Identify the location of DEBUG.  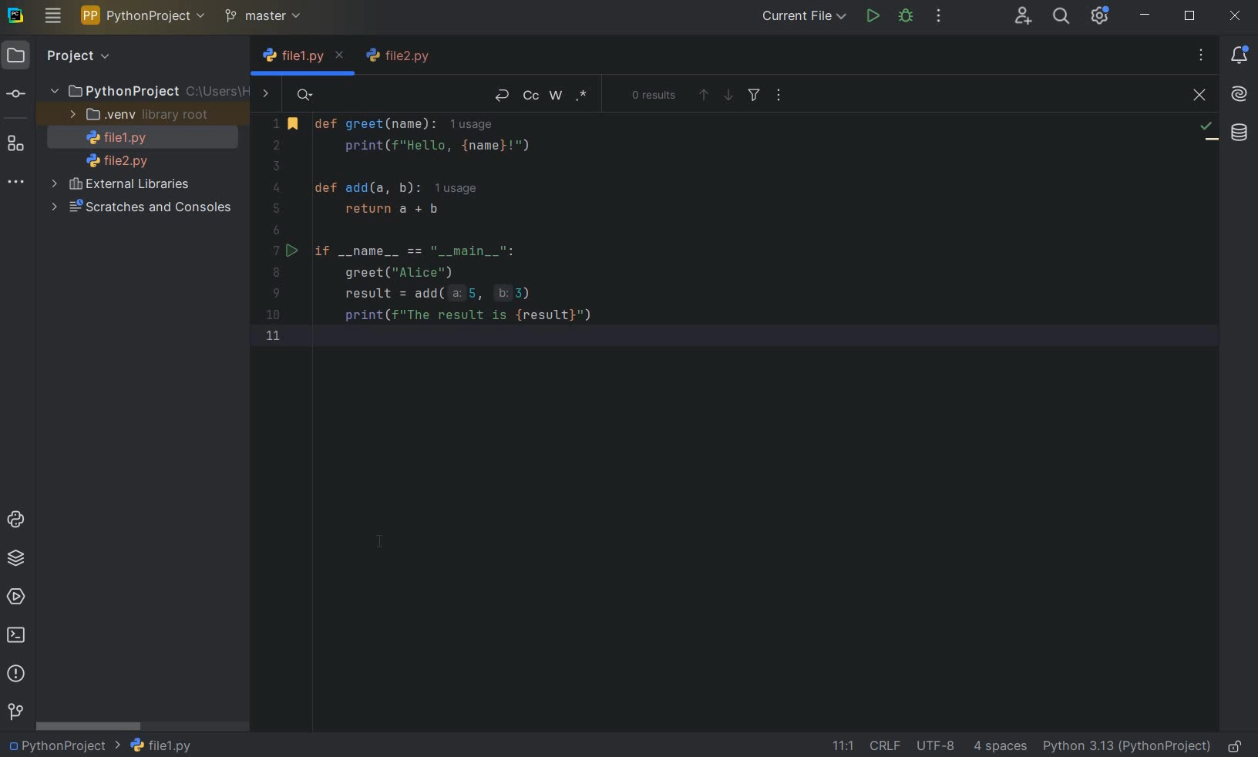
(907, 17).